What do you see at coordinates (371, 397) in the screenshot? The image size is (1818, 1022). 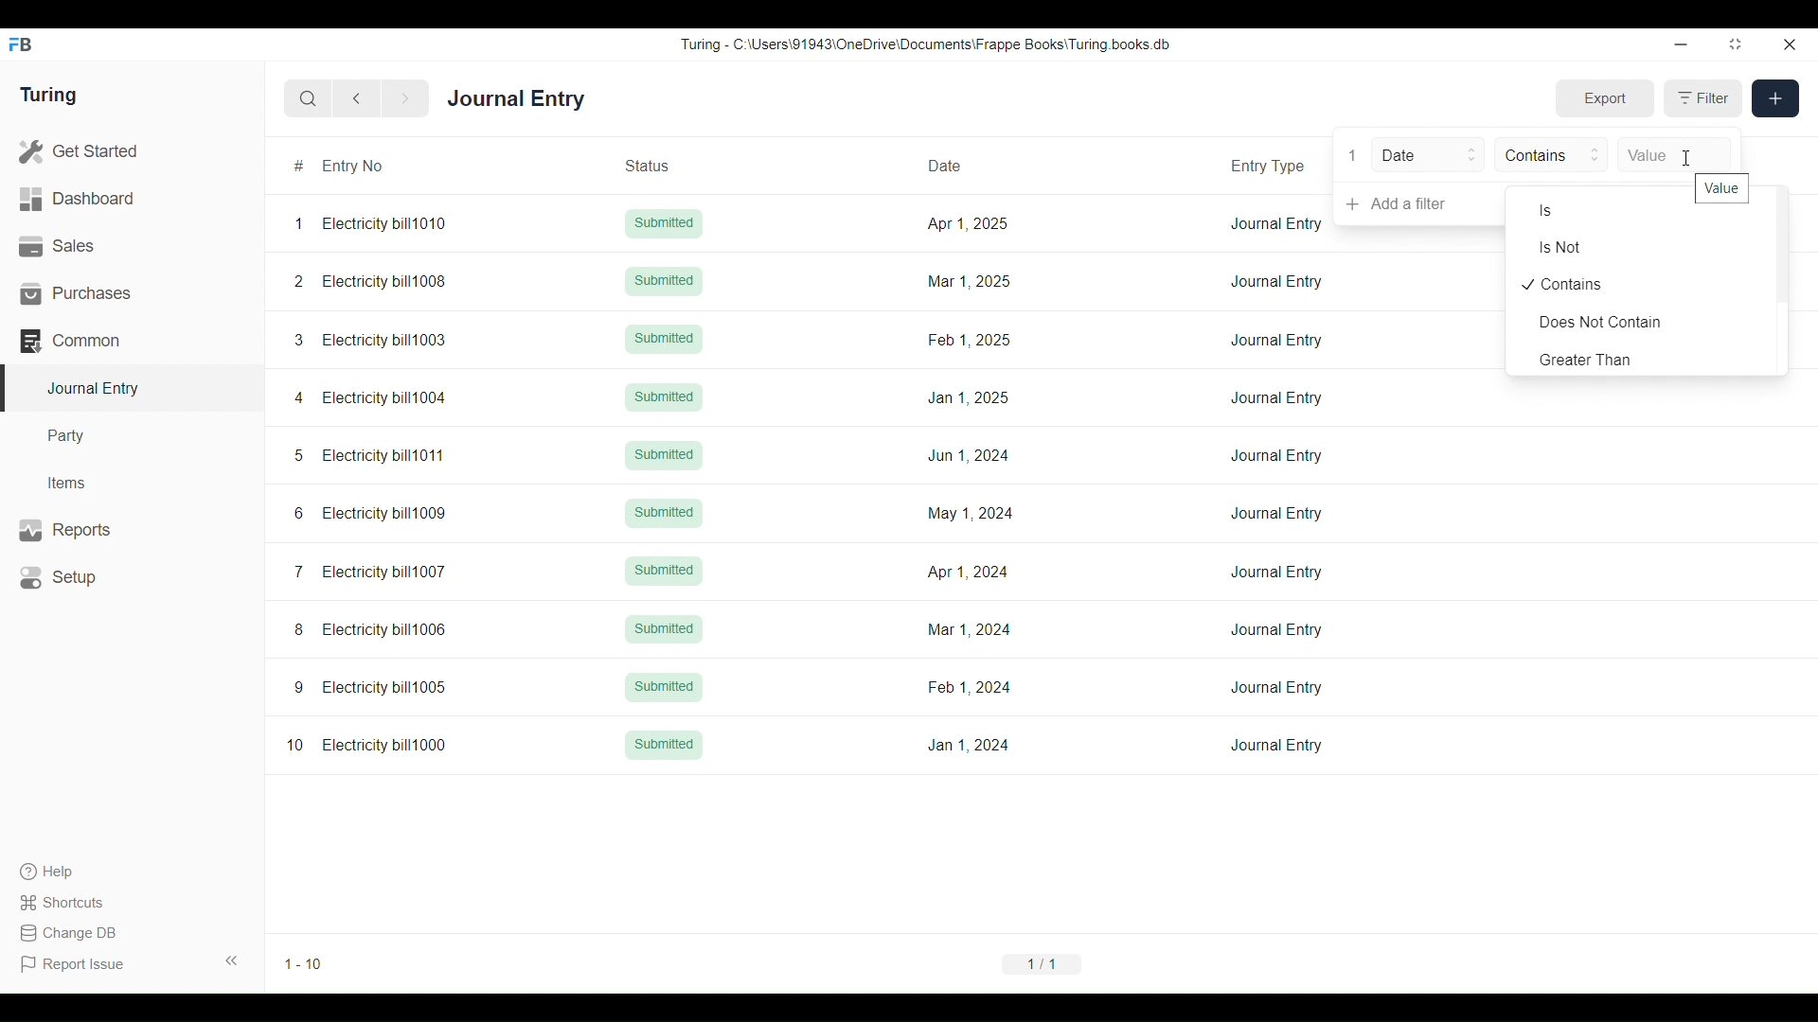 I see `4 Electricity bill1004` at bounding box center [371, 397].